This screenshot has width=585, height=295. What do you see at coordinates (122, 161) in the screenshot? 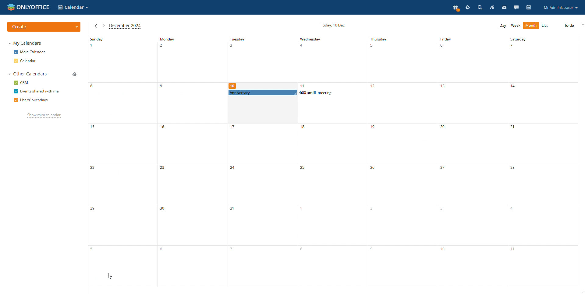
I see `sunday` at bounding box center [122, 161].